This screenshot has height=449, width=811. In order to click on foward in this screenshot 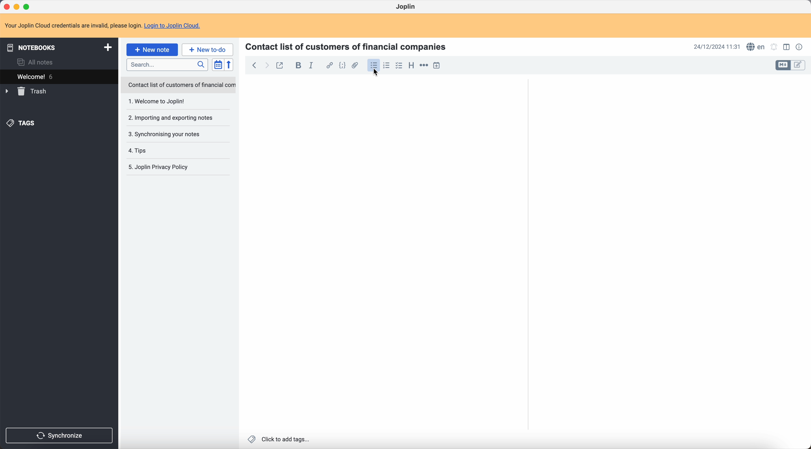, I will do `click(267, 66)`.